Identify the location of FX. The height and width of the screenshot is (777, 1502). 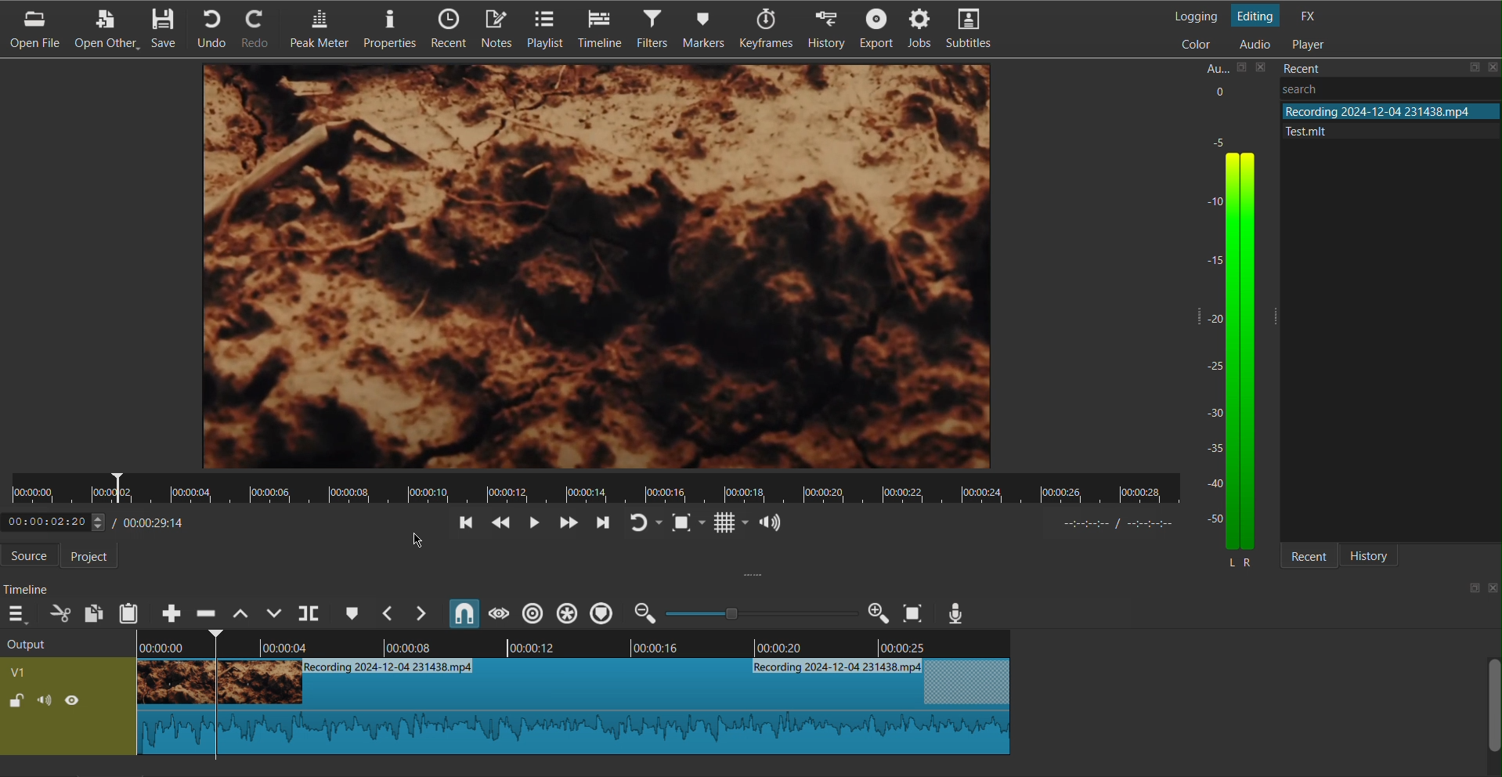
(1308, 14).